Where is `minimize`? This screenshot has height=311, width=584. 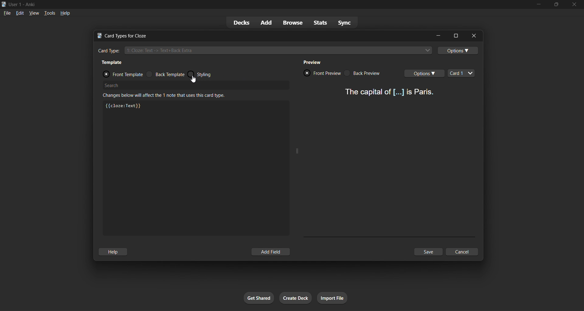 minimize is located at coordinates (438, 35).